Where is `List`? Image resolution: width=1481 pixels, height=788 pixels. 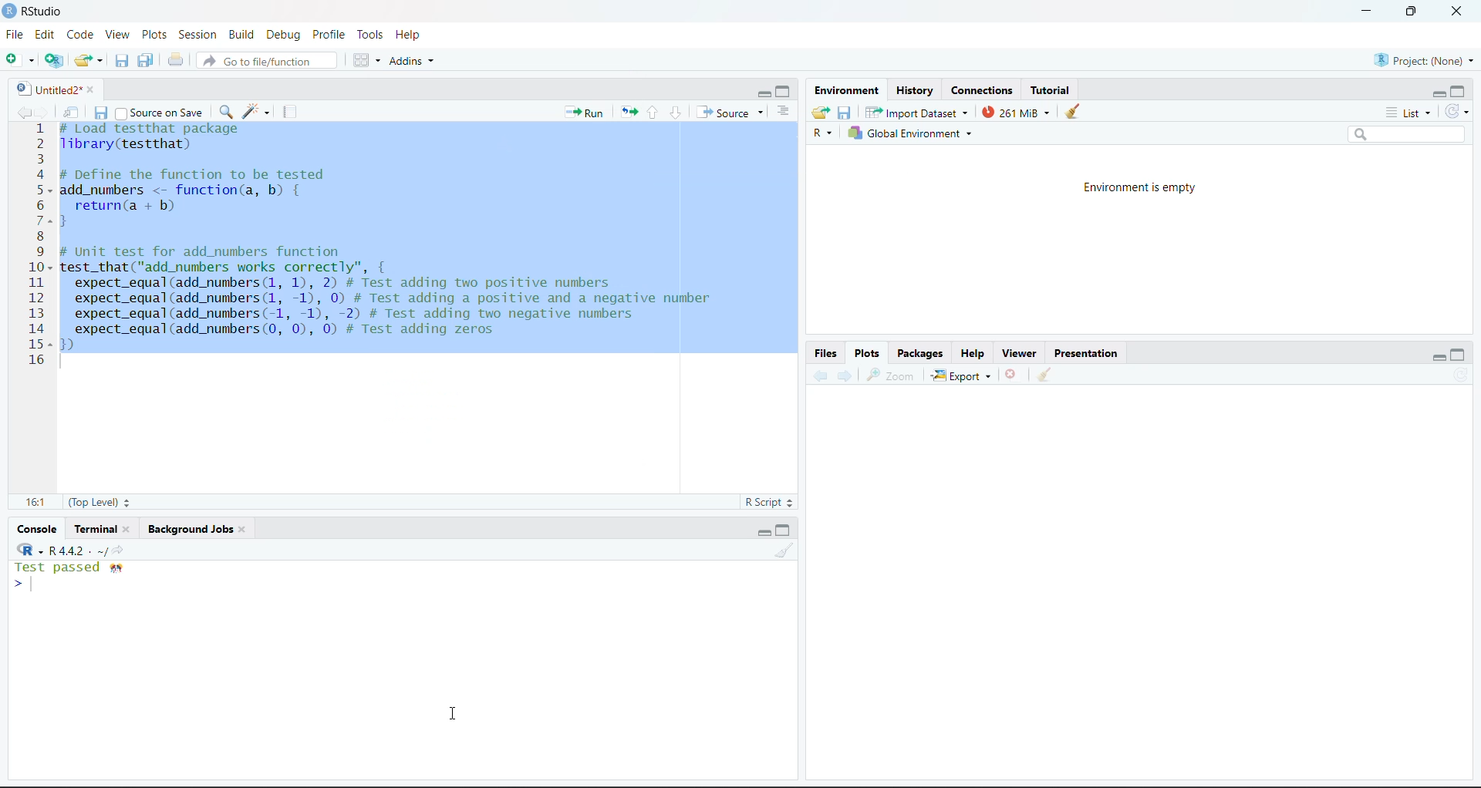 List is located at coordinates (1408, 112).